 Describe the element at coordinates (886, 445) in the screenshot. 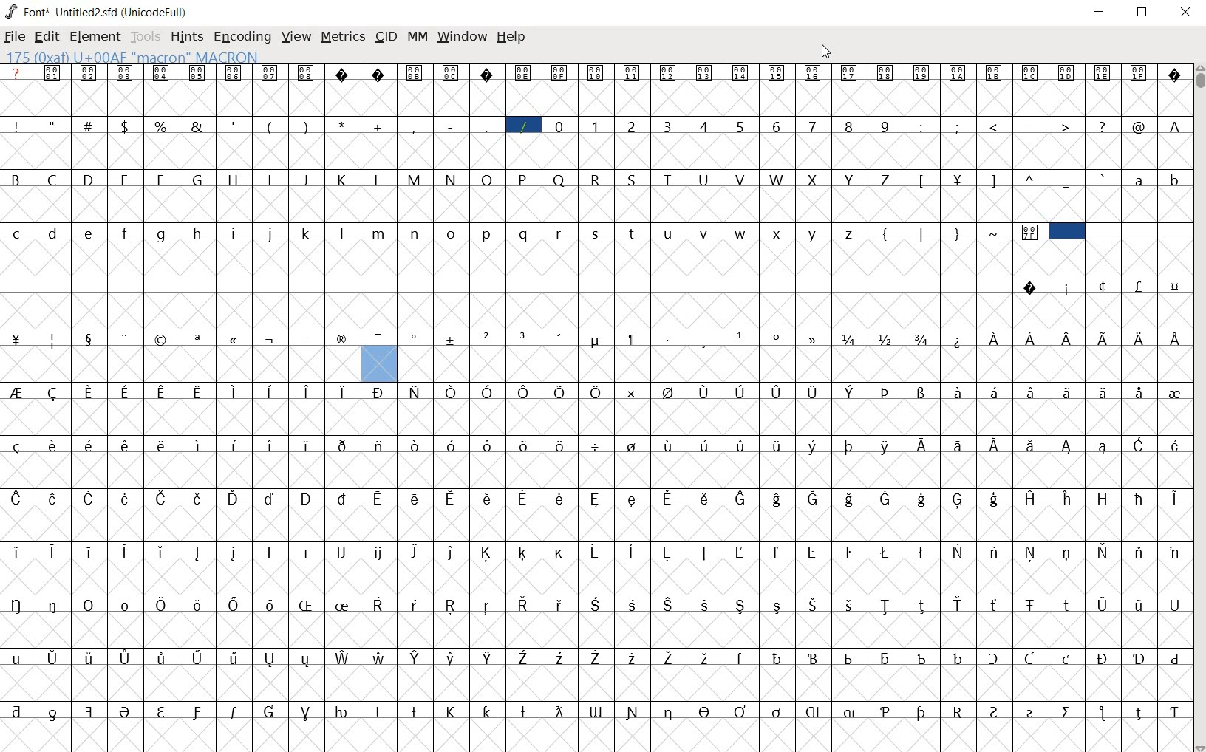

I see `Symbol` at that location.